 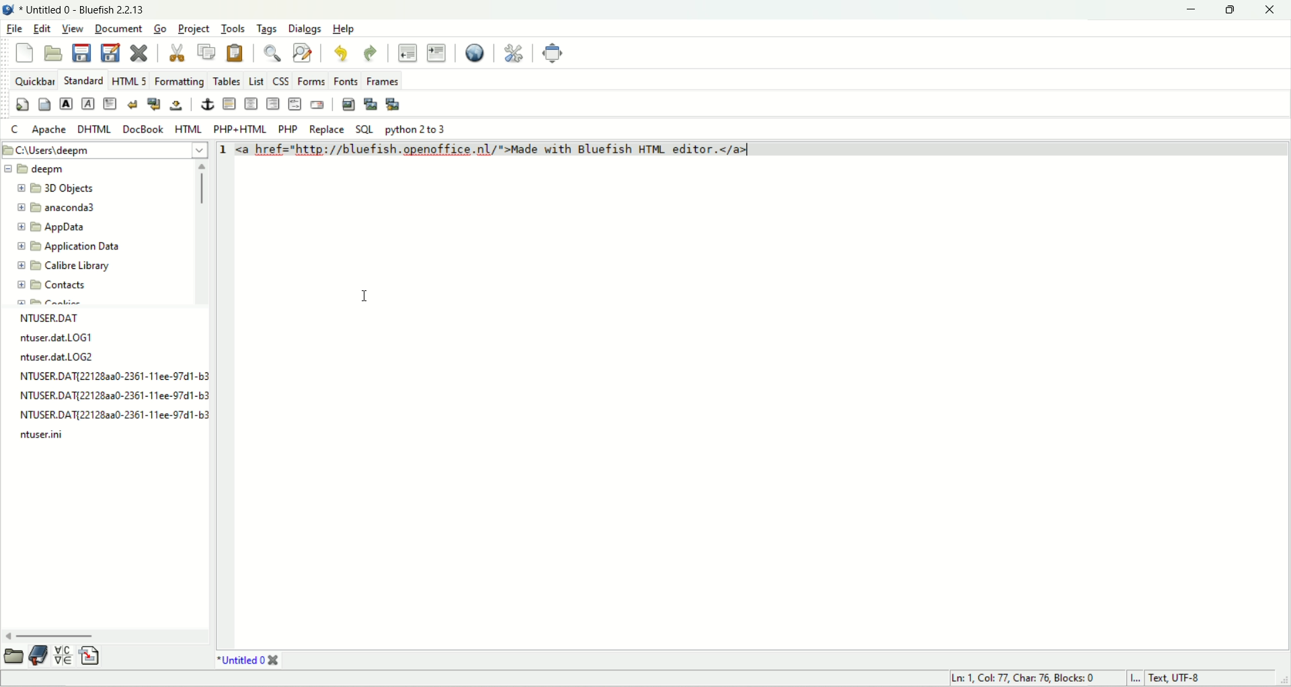 What do you see at coordinates (90, 106) in the screenshot?
I see `emphasize` at bounding box center [90, 106].